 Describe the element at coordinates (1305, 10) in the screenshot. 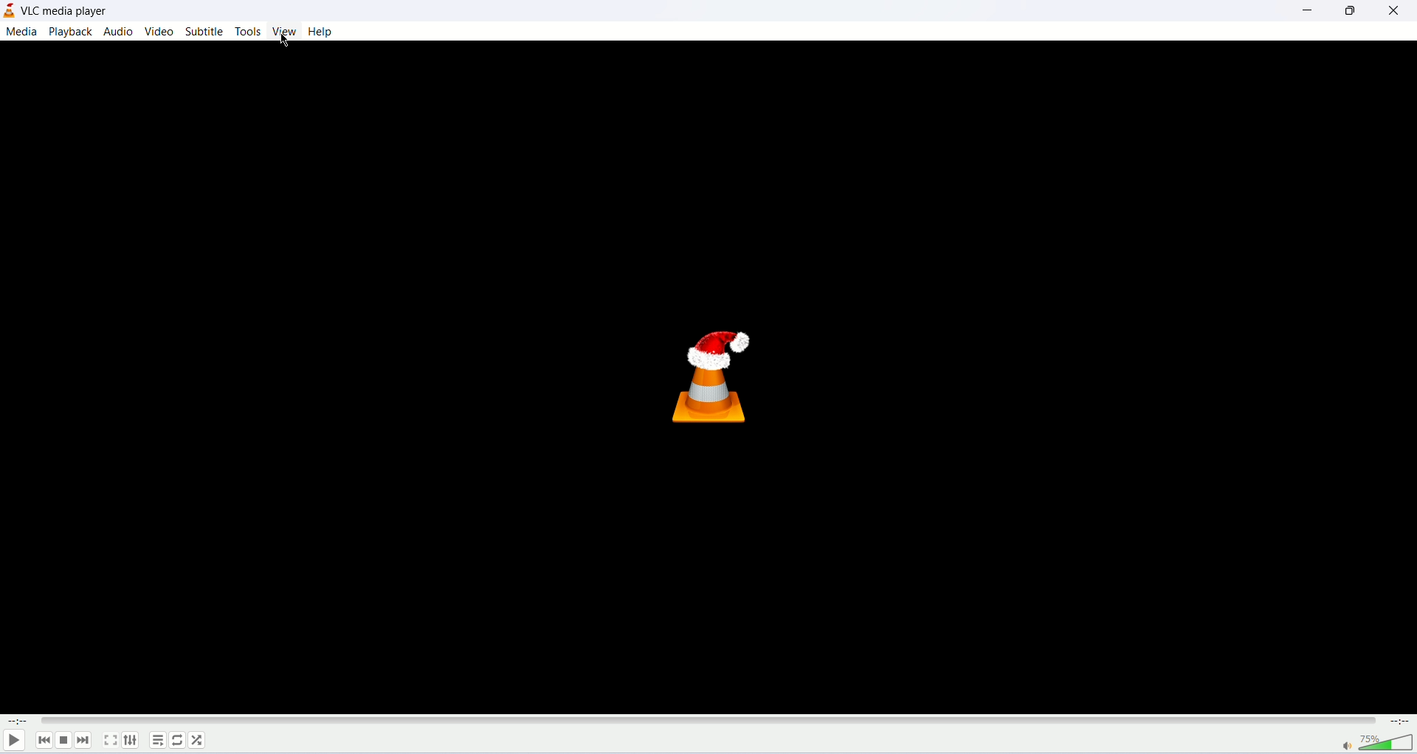

I see `minimize` at that location.